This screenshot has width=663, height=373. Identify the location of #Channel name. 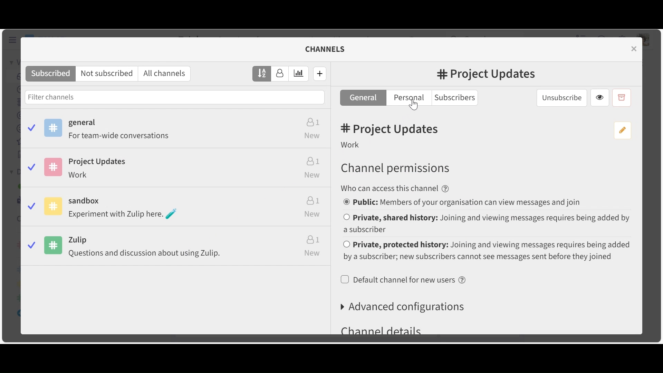
(392, 129).